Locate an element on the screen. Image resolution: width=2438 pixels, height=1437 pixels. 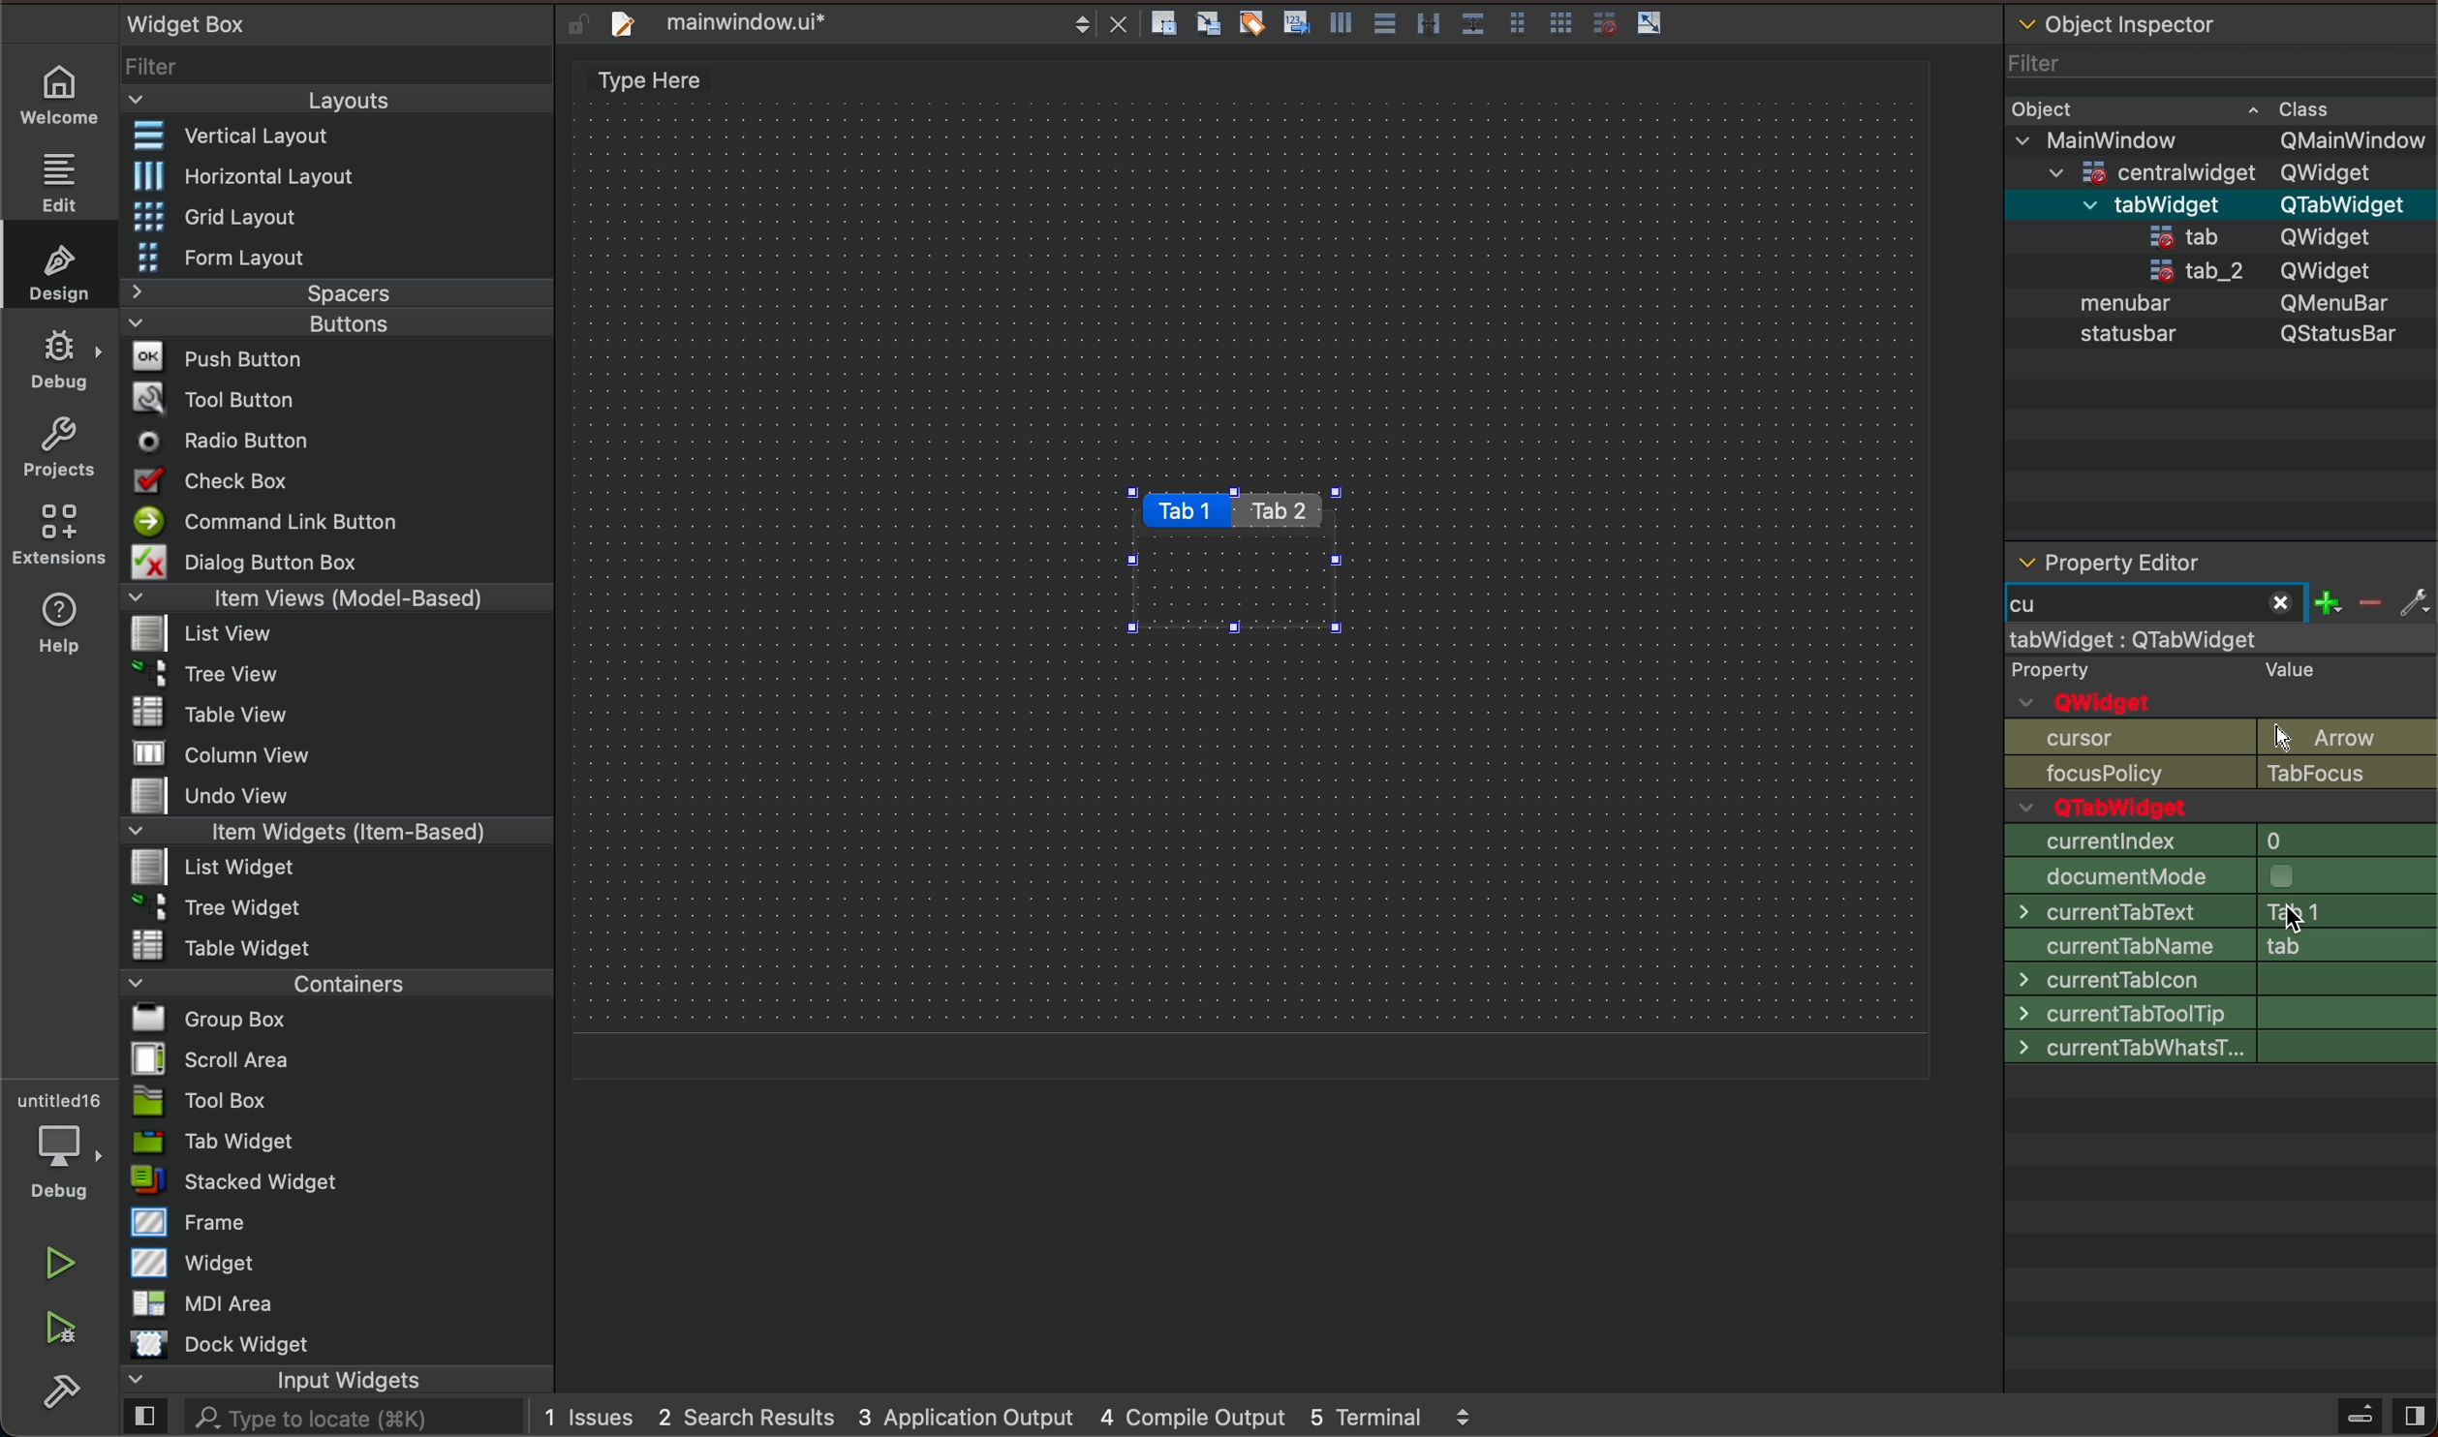
size policy is located at coordinates (2222, 874).